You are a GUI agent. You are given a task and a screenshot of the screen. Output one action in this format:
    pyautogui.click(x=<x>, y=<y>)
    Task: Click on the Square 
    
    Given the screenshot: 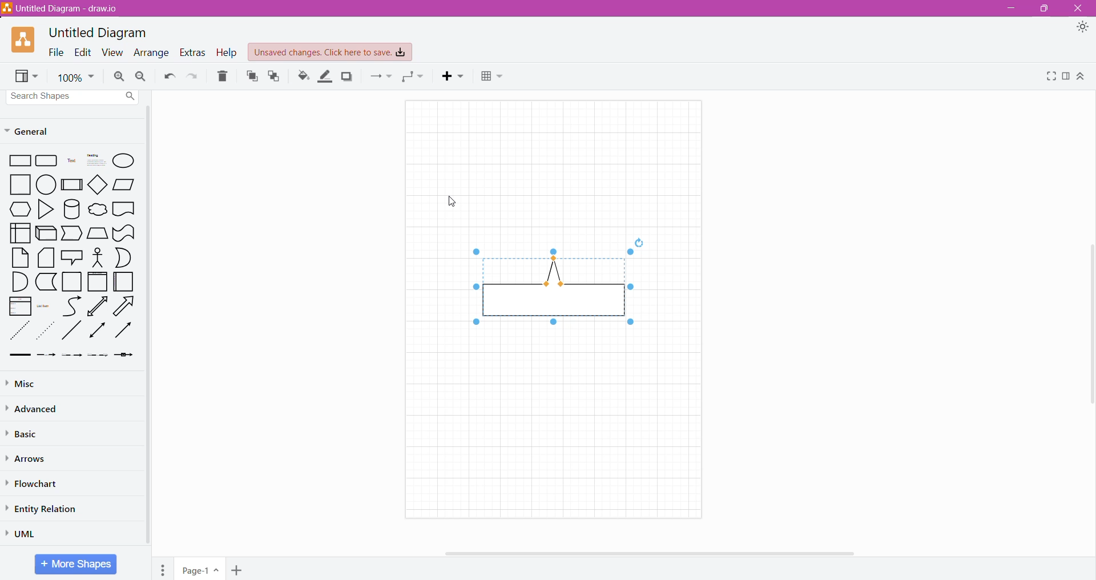 What is the action you would take?
    pyautogui.click(x=72, y=282)
    